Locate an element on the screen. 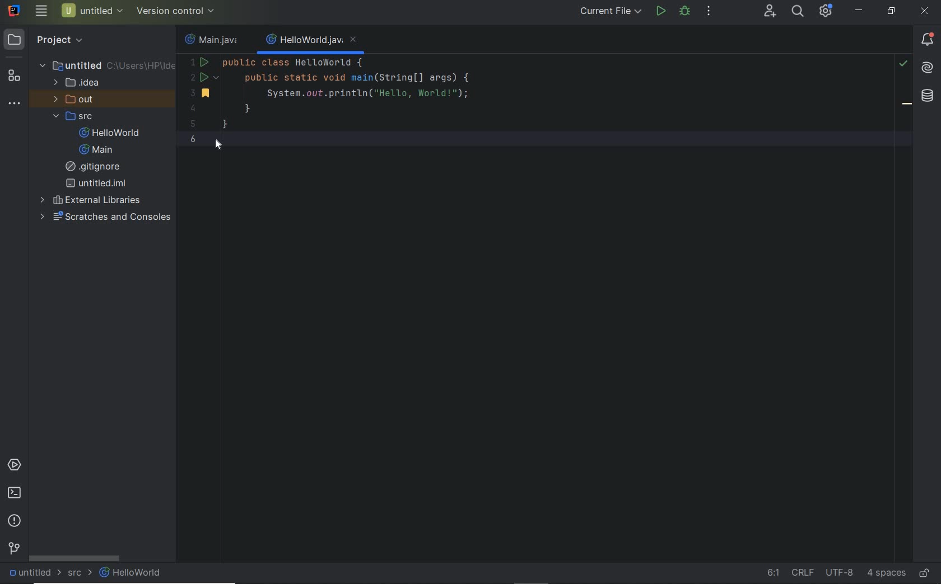 The image size is (941, 584). run is located at coordinates (661, 11).